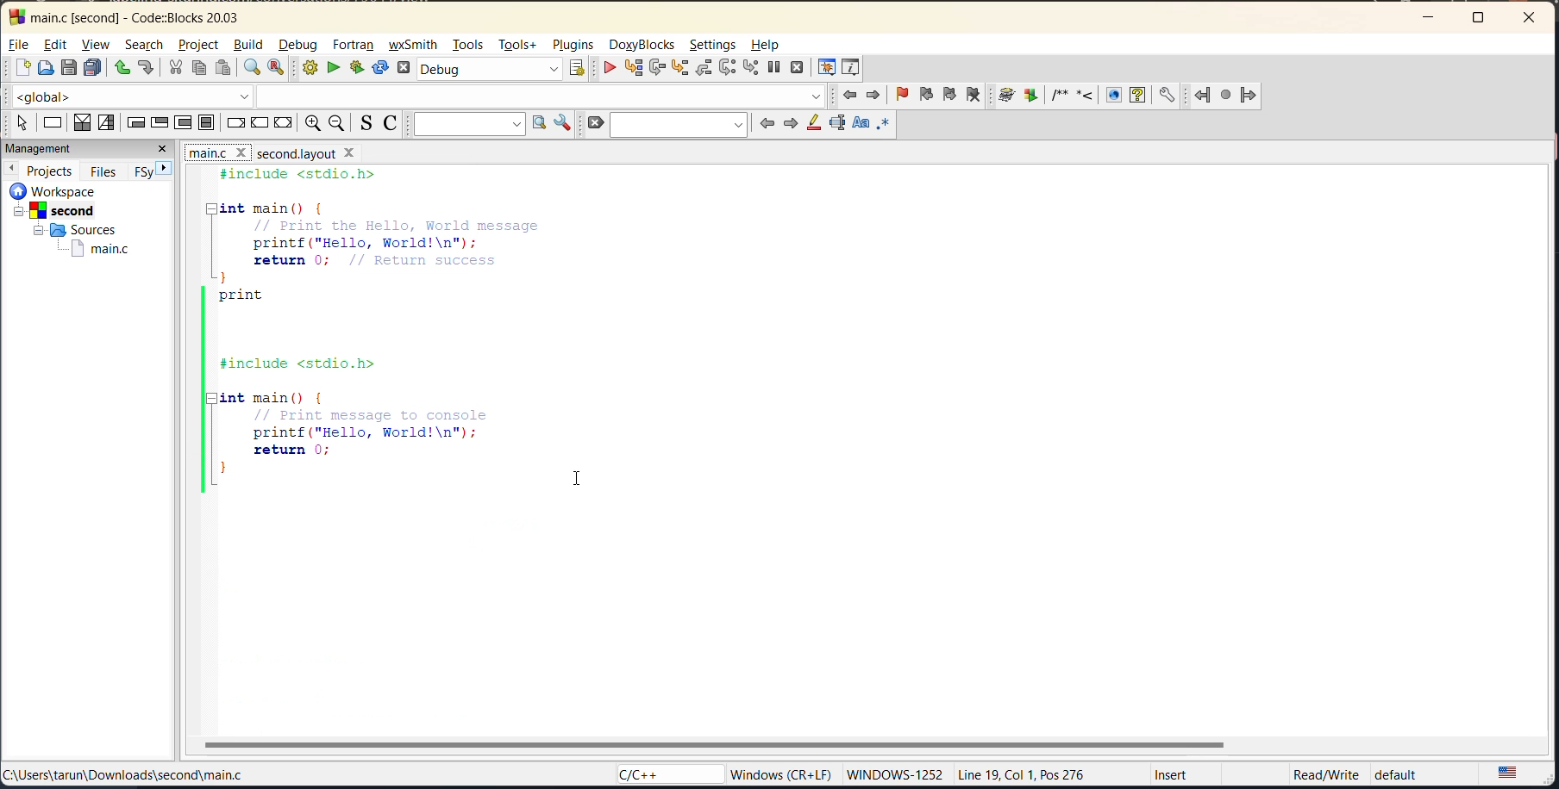 The width and height of the screenshot is (1559, 789). What do you see at coordinates (773, 69) in the screenshot?
I see `break debugger` at bounding box center [773, 69].